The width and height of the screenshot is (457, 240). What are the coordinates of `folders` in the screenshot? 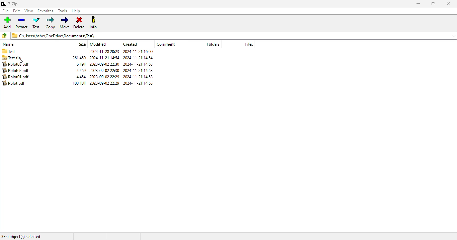 It's located at (212, 44).